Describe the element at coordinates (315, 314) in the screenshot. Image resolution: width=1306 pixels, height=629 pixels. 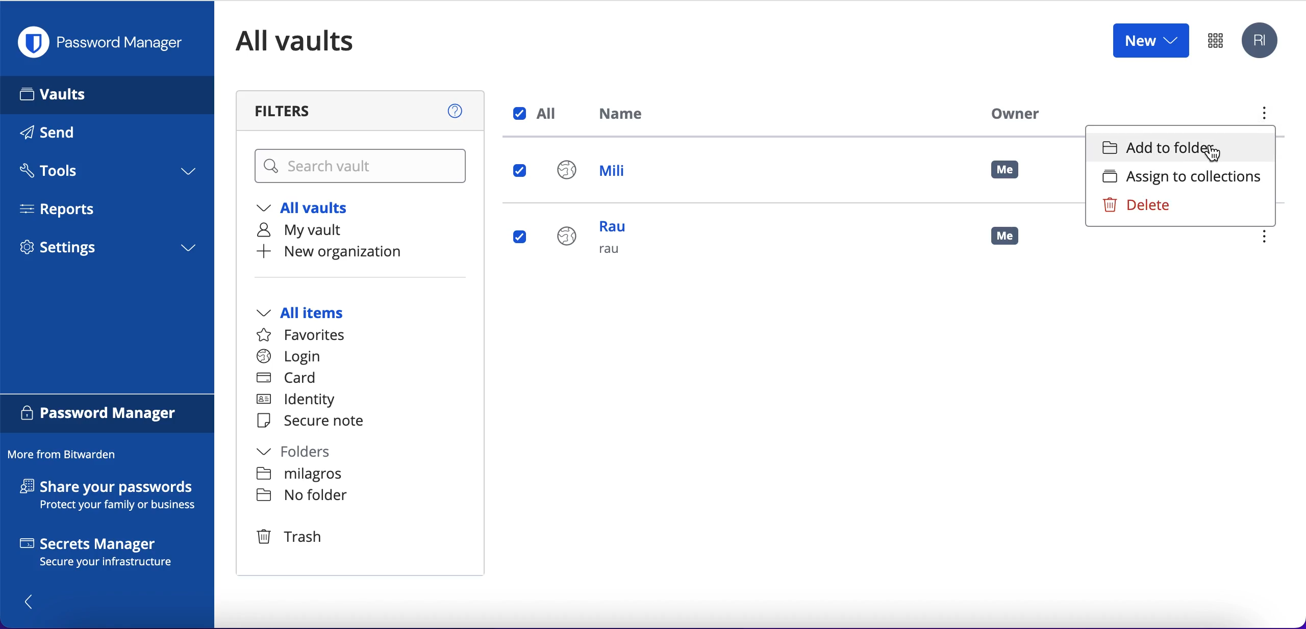
I see `all items` at that location.